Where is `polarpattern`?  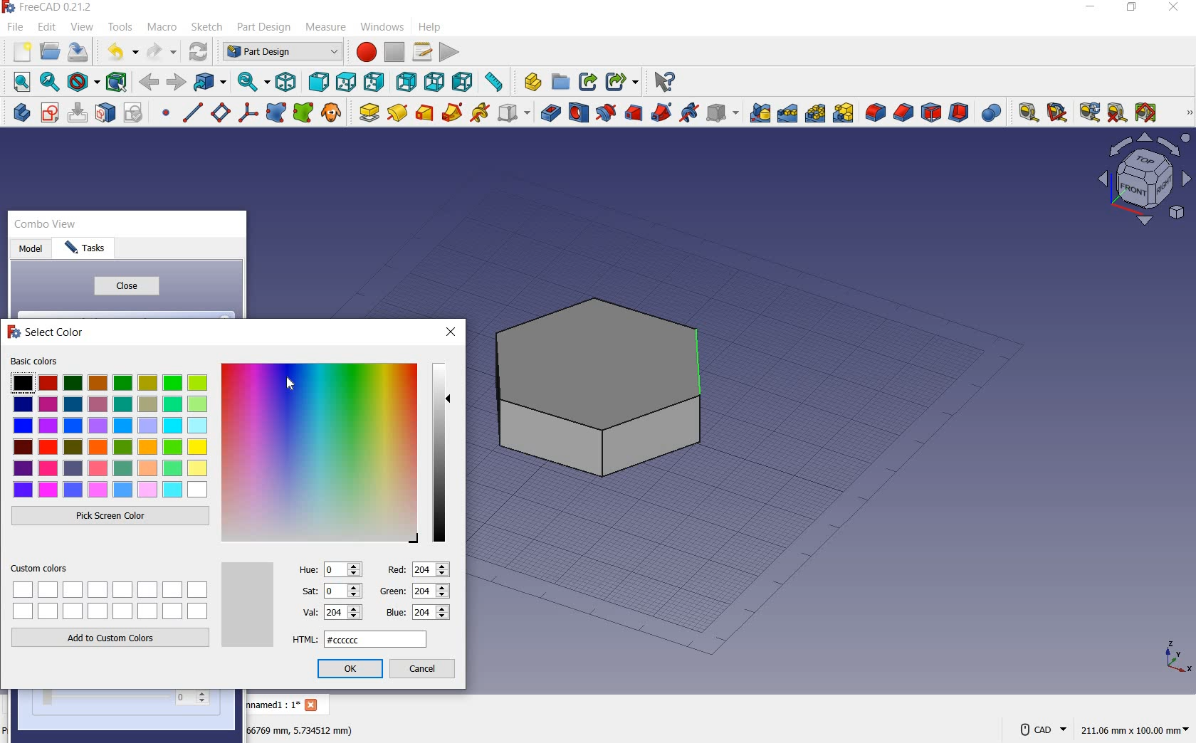
polarpattern is located at coordinates (816, 112).